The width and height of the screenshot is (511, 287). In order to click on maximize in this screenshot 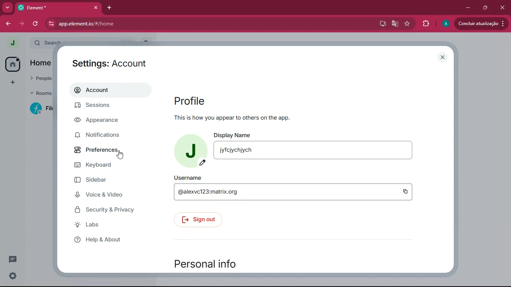, I will do `click(484, 7)`.